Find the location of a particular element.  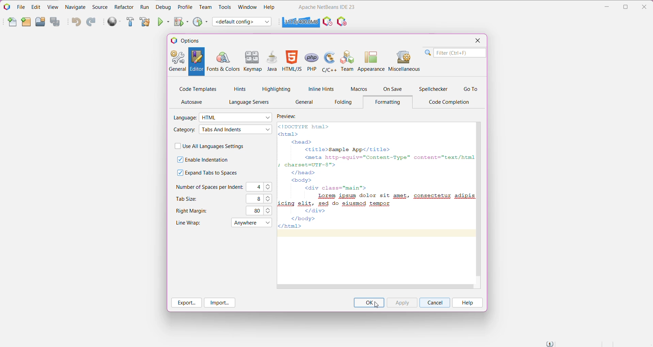

Edit is located at coordinates (35, 7).